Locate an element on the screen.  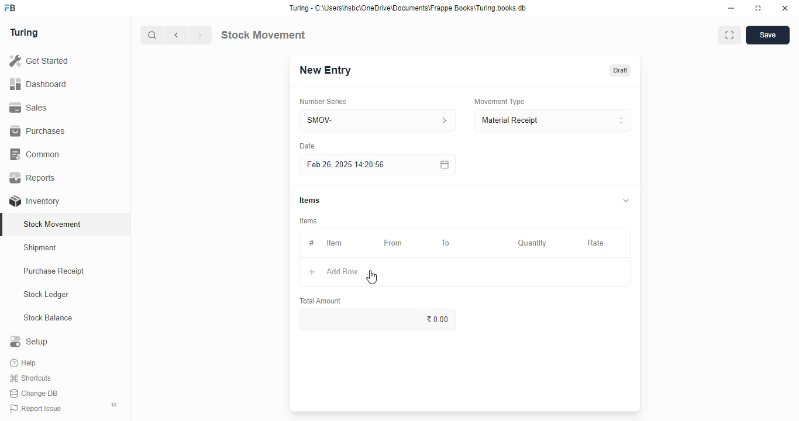
previous is located at coordinates (177, 35).